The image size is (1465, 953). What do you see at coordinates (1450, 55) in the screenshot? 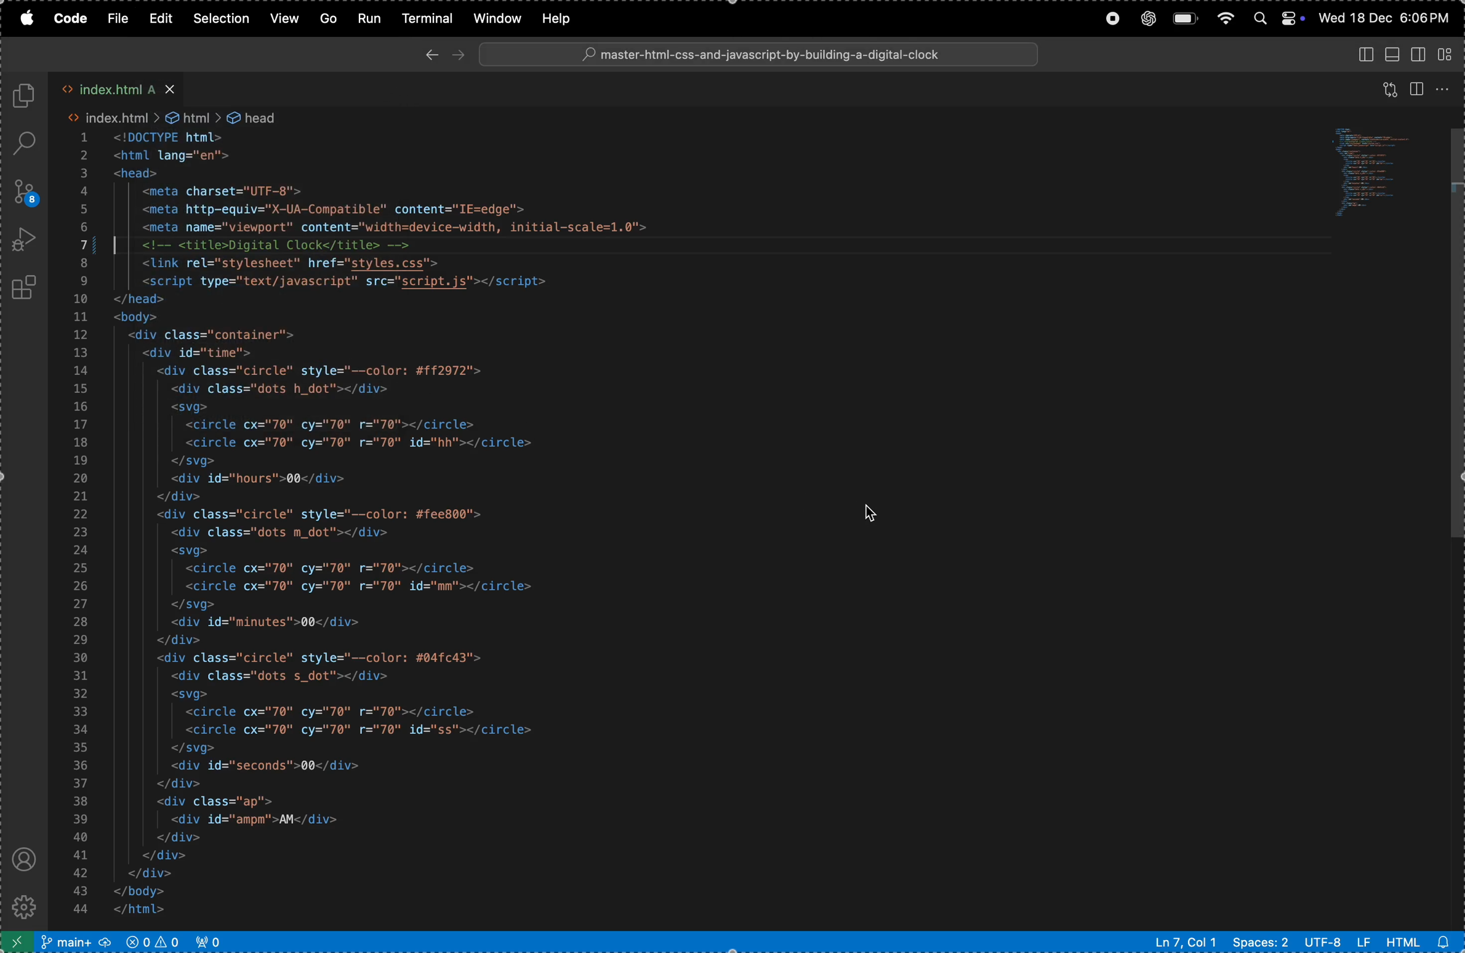
I see `seperate grid view` at bounding box center [1450, 55].